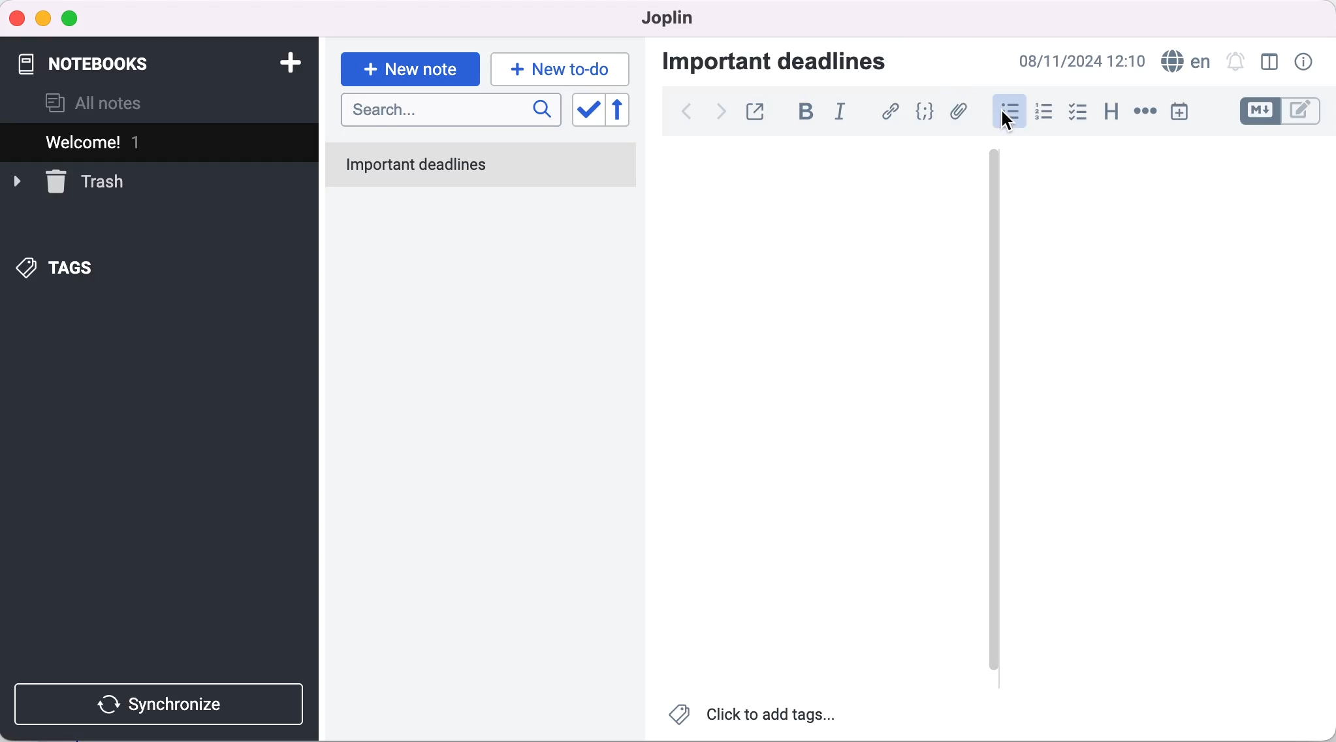 The height and width of the screenshot is (742, 1336). Describe the element at coordinates (993, 417) in the screenshot. I see `vertical slider` at that location.